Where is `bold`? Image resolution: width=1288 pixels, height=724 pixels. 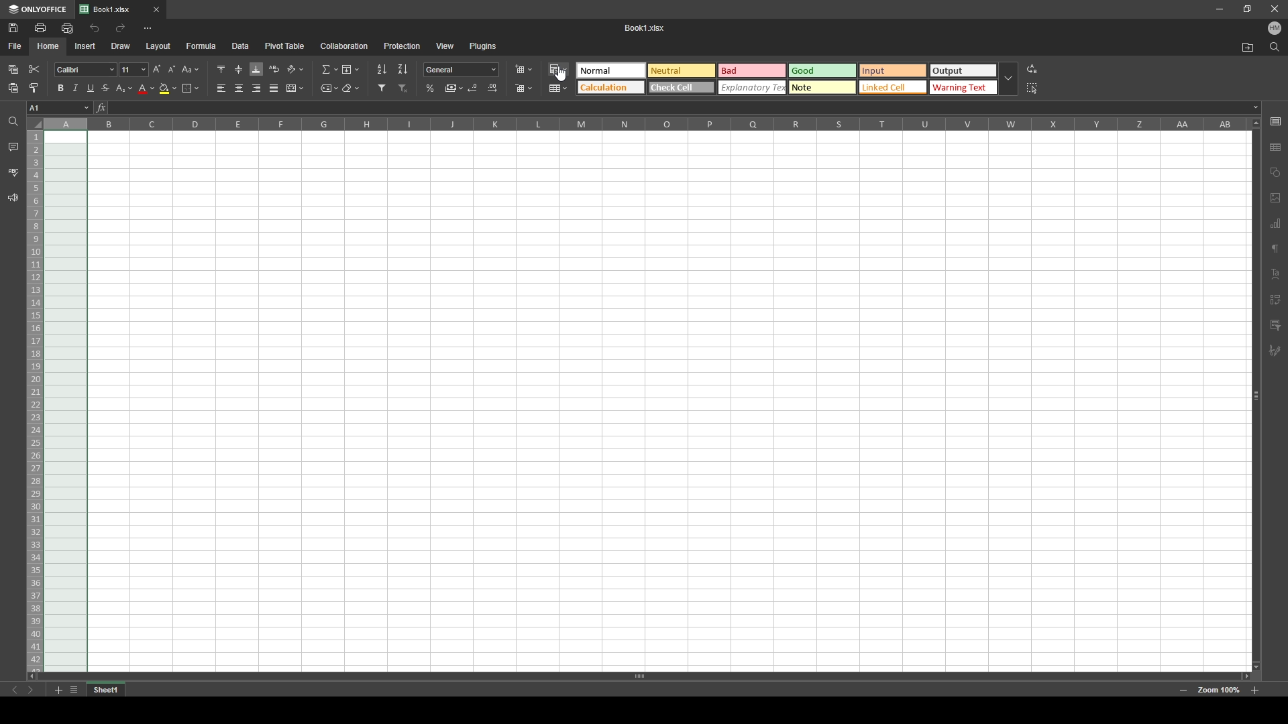 bold is located at coordinates (60, 88).